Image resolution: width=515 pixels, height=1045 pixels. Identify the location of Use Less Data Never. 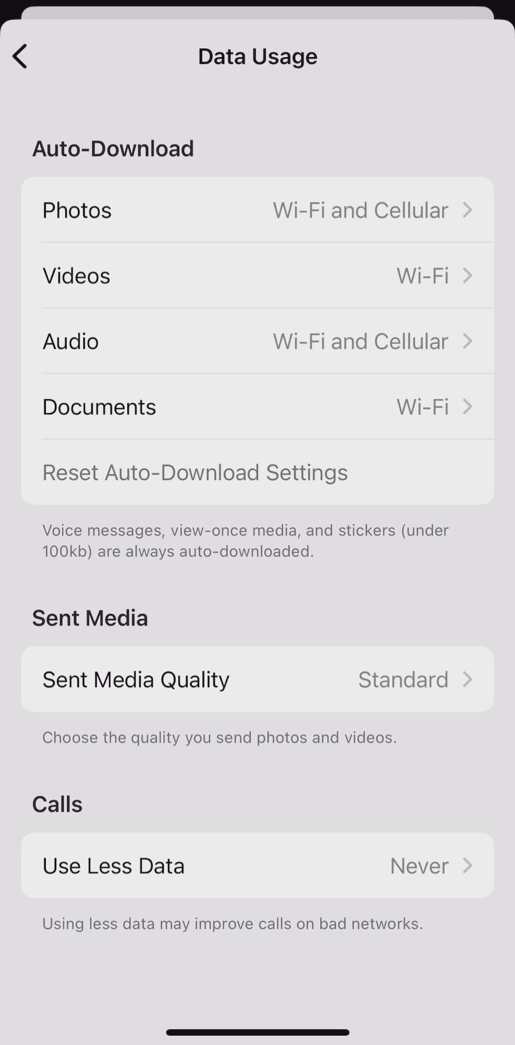
(260, 868).